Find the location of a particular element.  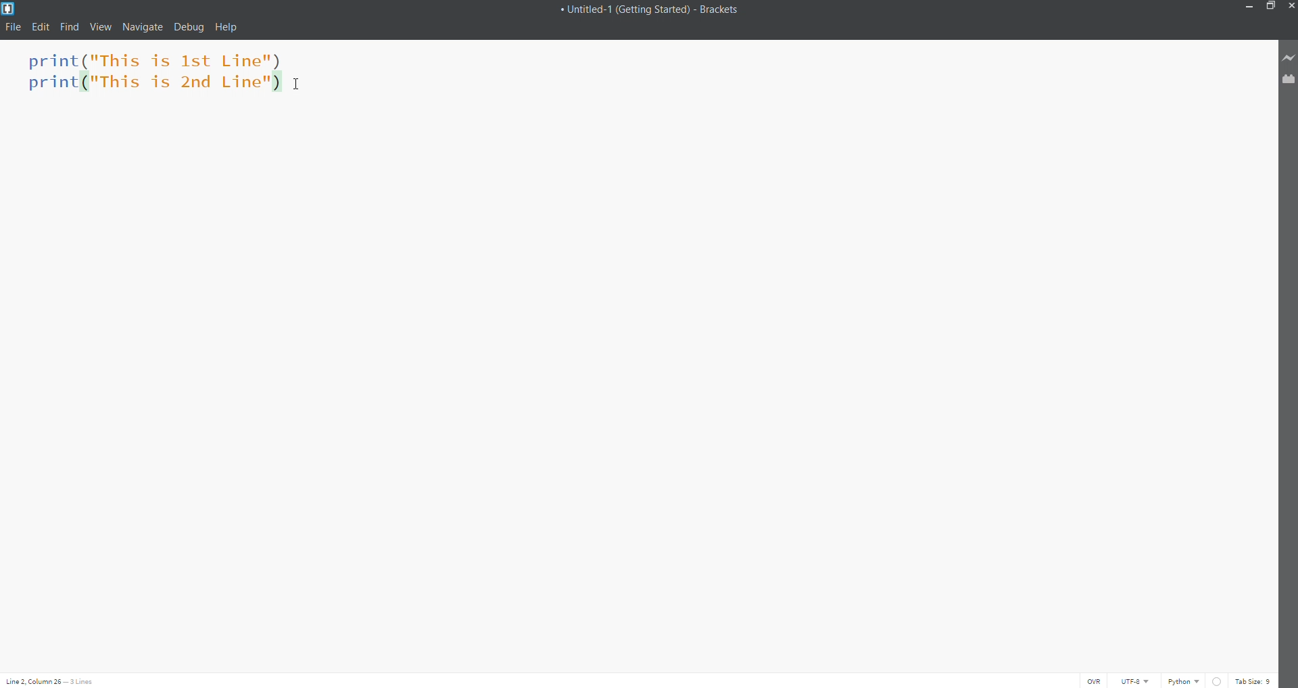

Maximize is located at coordinates (1272, 7).